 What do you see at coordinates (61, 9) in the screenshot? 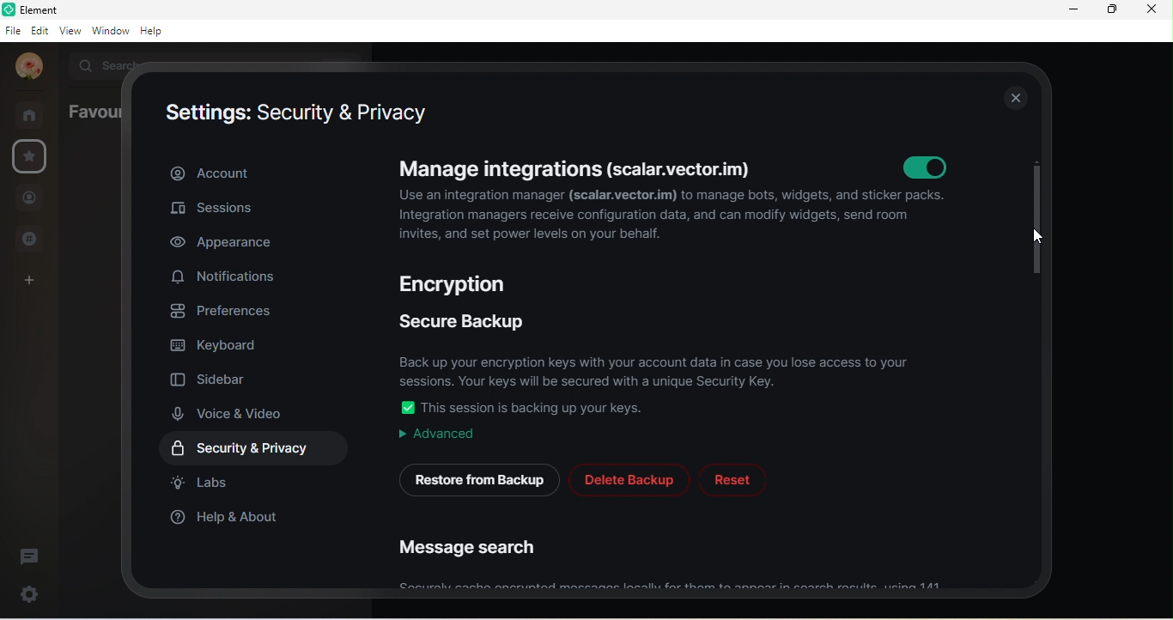
I see `element b room` at bounding box center [61, 9].